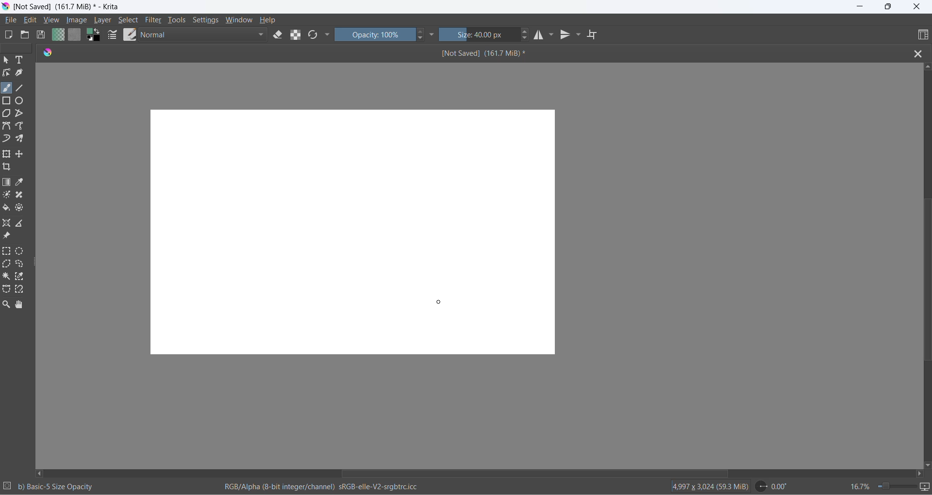 The image size is (932, 495). Describe the element at coordinates (33, 20) in the screenshot. I see `edit` at that location.